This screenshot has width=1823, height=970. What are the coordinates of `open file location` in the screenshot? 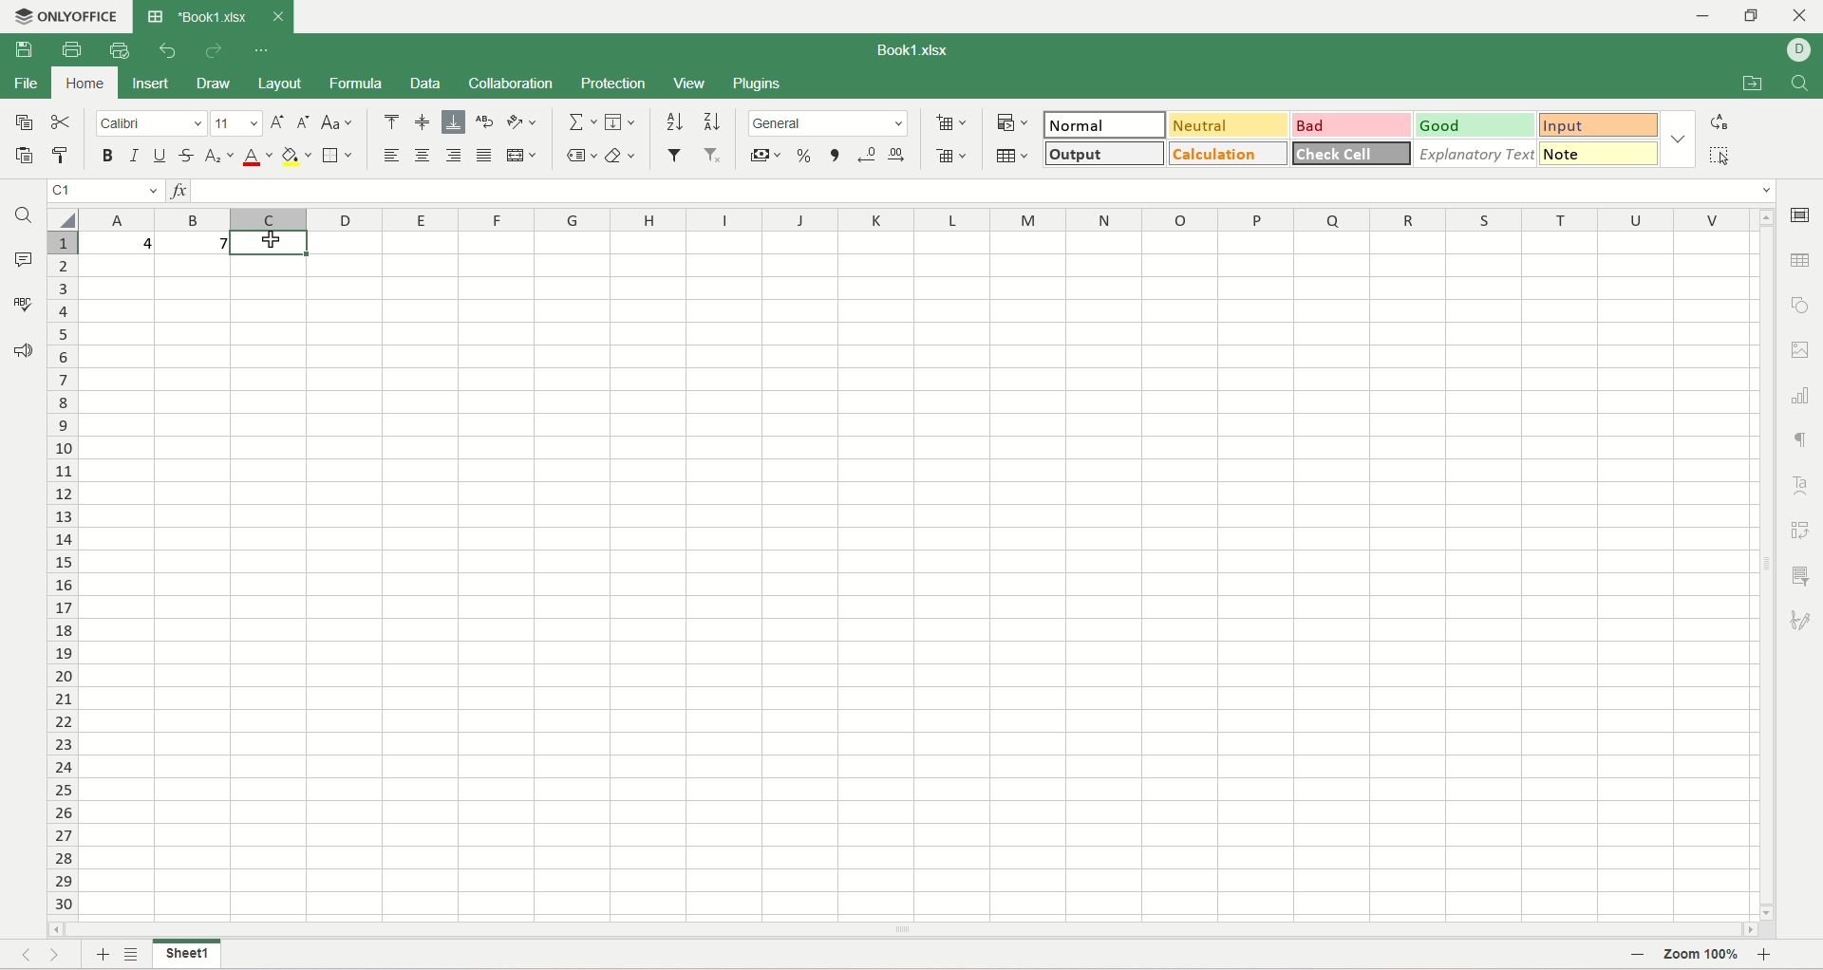 It's located at (1753, 83).